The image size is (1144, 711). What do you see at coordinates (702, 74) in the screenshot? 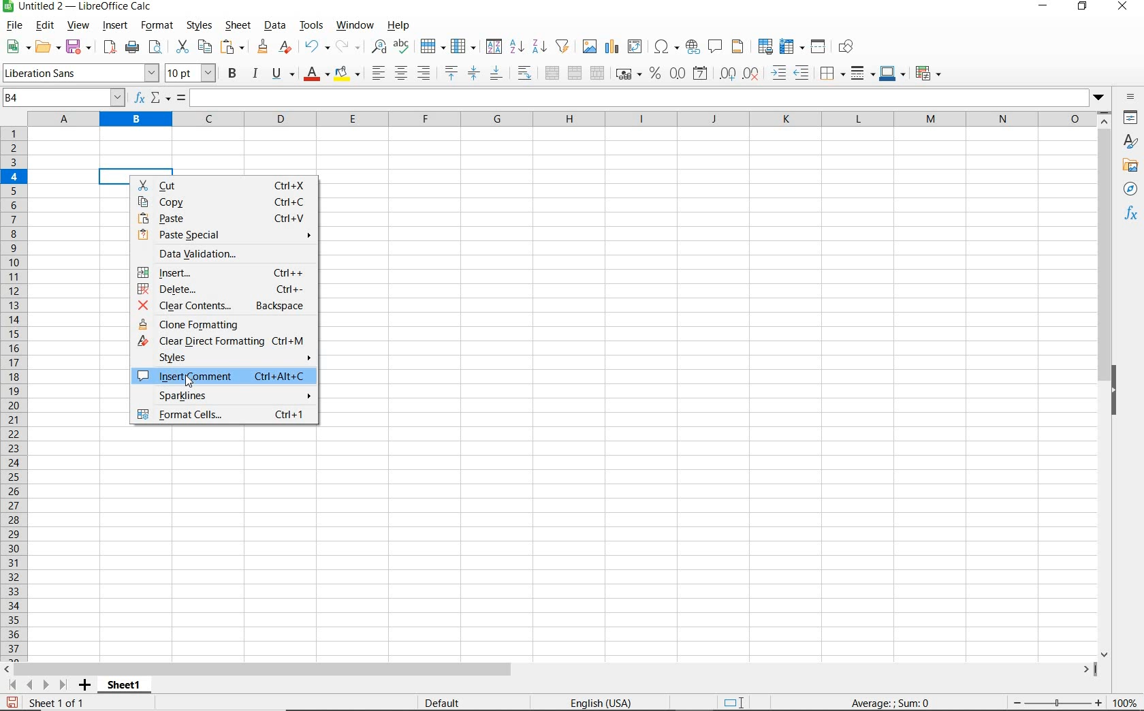
I see `format as date` at bounding box center [702, 74].